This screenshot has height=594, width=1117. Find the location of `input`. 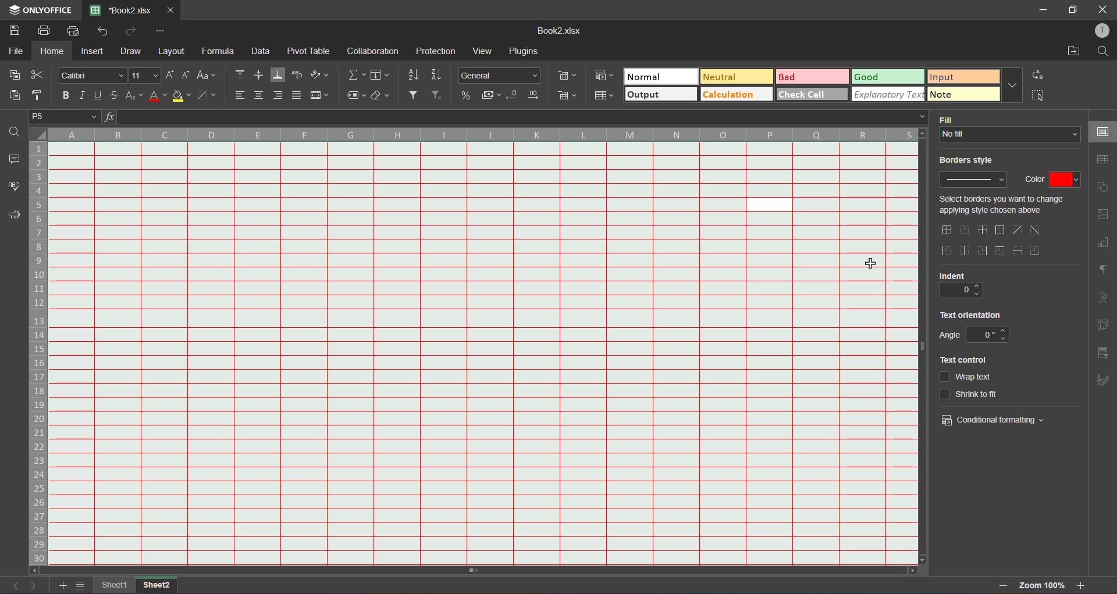

input is located at coordinates (962, 77).